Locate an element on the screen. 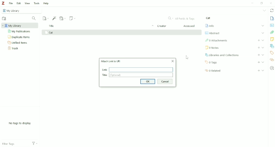 This screenshot has width=275, height=147. No tags to display is located at coordinates (20, 123).